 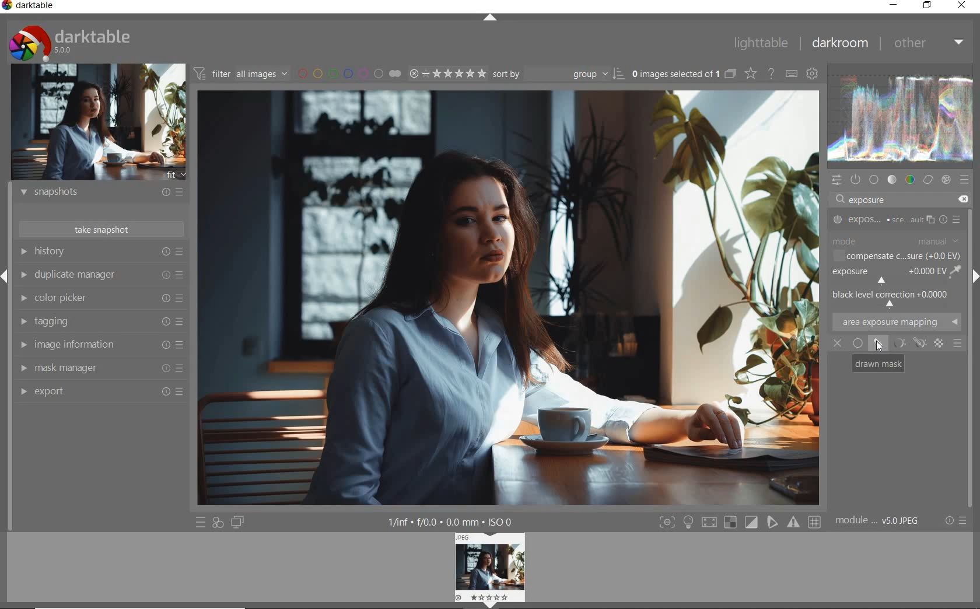 I want to click on base, so click(x=874, y=180).